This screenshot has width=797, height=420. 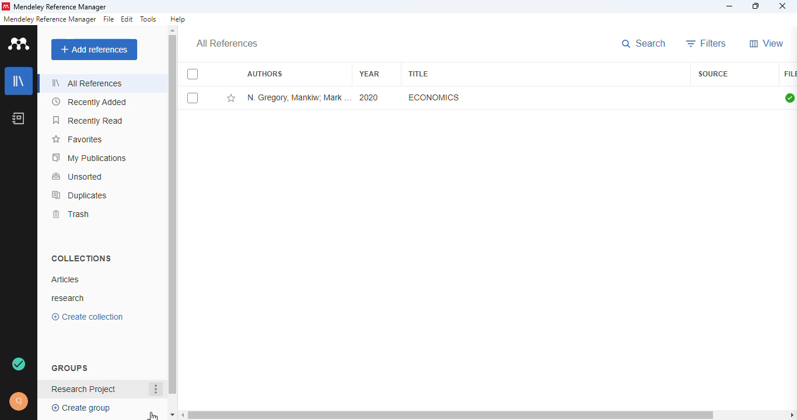 What do you see at coordinates (78, 139) in the screenshot?
I see `favorites` at bounding box center [78, 139].